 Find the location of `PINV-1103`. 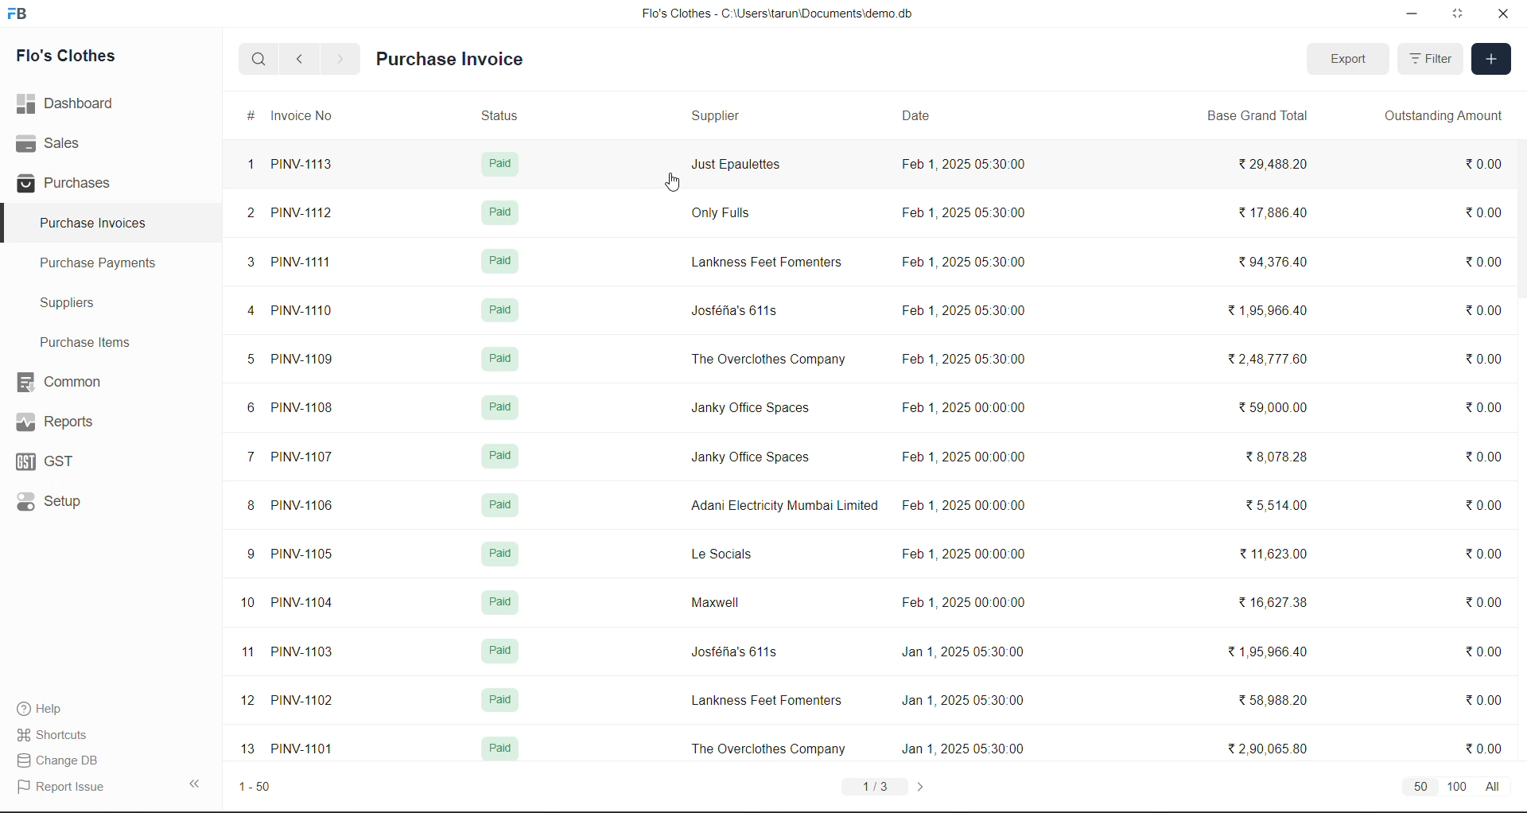

PINV-1103 is located at coordinates (305, 652).